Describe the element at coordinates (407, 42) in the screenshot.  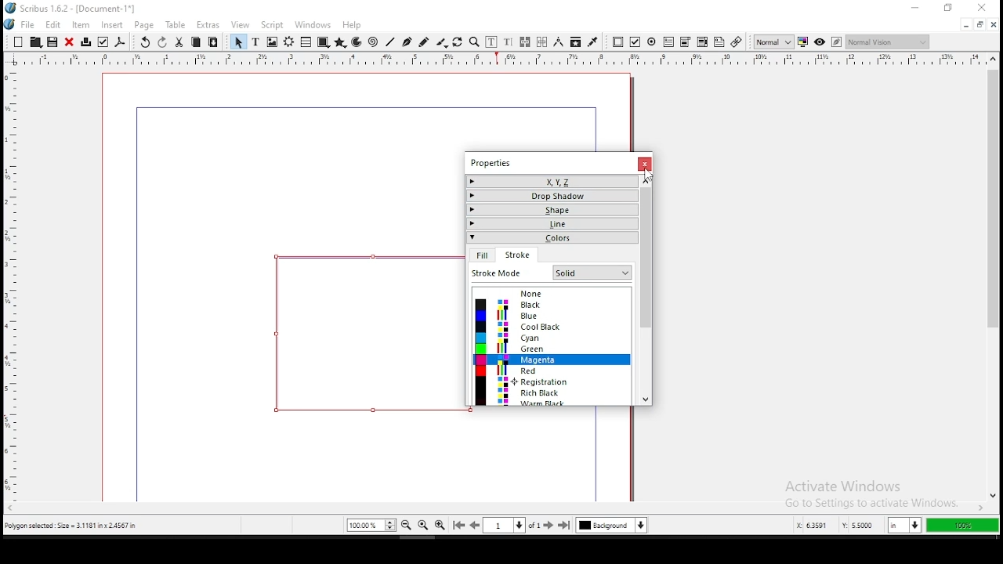
I see `bezier curve` at that location.